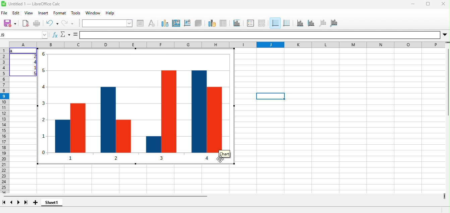 This screenshot has width=450, height=213. Describe the element at coordinates (271, 96) in the screenshot. I see `Selected cell` at that location.